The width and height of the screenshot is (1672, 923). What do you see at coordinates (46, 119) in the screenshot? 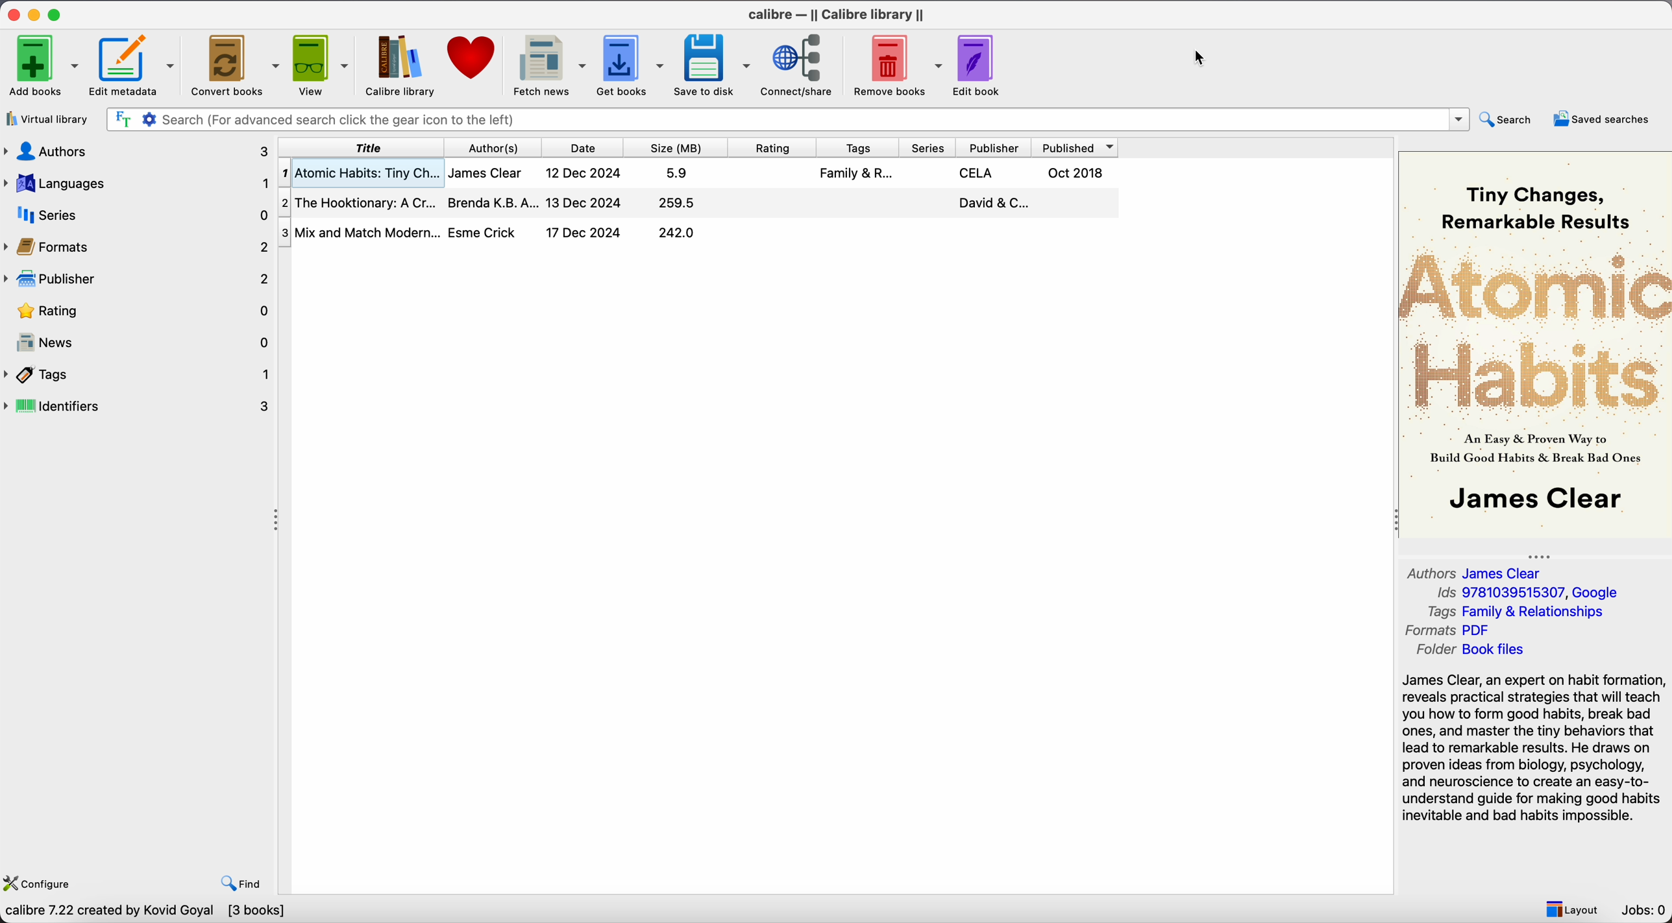
I see `virtual library` at bounding box center [46, 119].